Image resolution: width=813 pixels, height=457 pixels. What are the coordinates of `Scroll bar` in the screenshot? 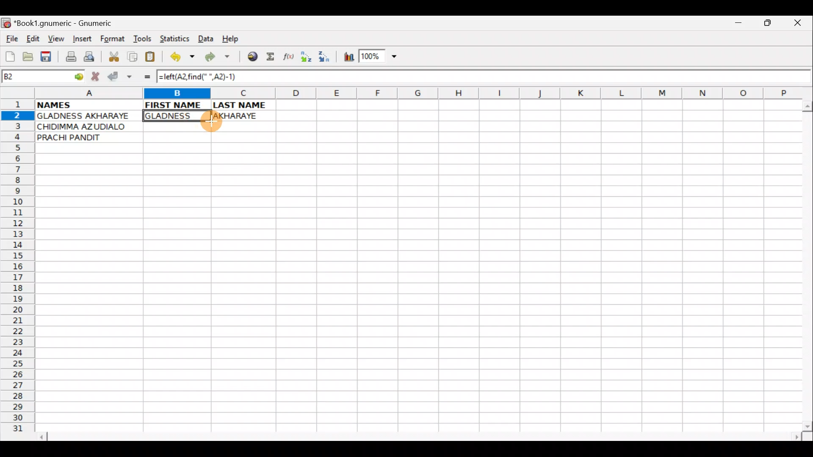 It's located at (805, 264).